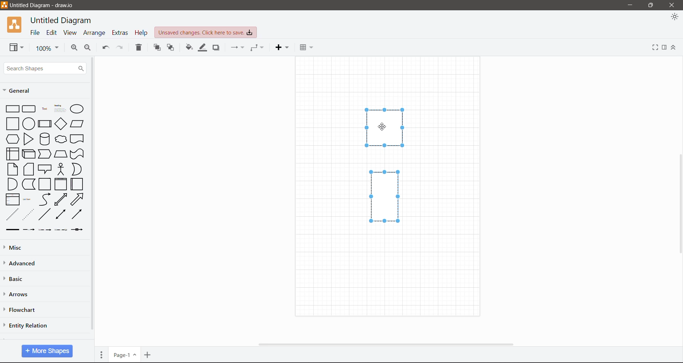  What do you see at coordinates (674, 17) in the screenshot?
I see `Appearance` at bounding box center [674, 17].